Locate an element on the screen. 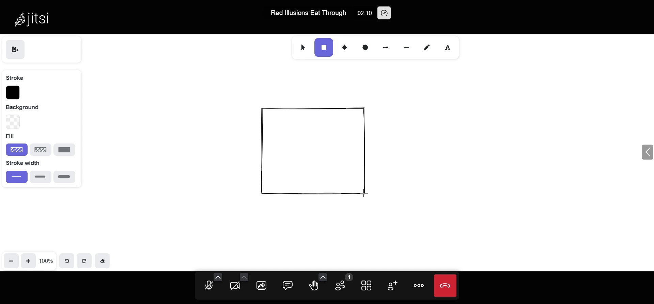 The image size is (654, 304). text is located at coordinates (450, 47).